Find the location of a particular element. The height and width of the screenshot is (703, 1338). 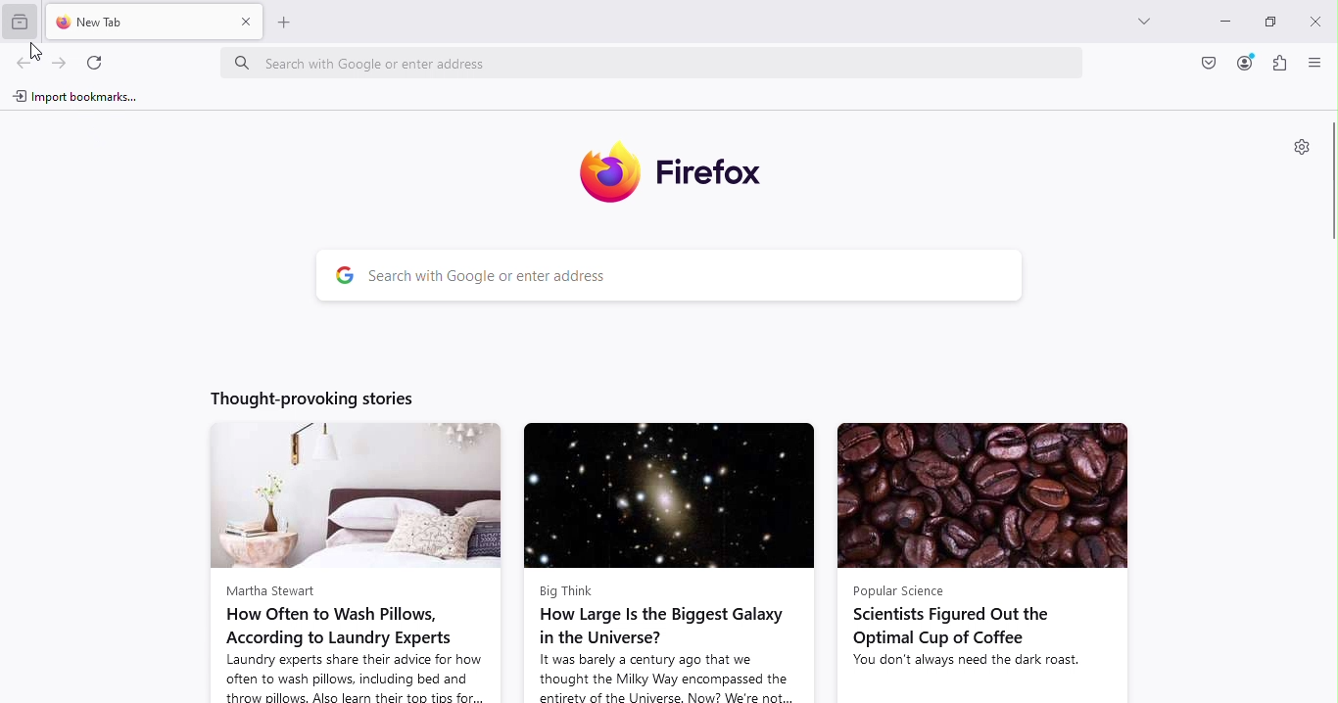

View recent browsing across windows and devices is located at coordinates (20, 21).